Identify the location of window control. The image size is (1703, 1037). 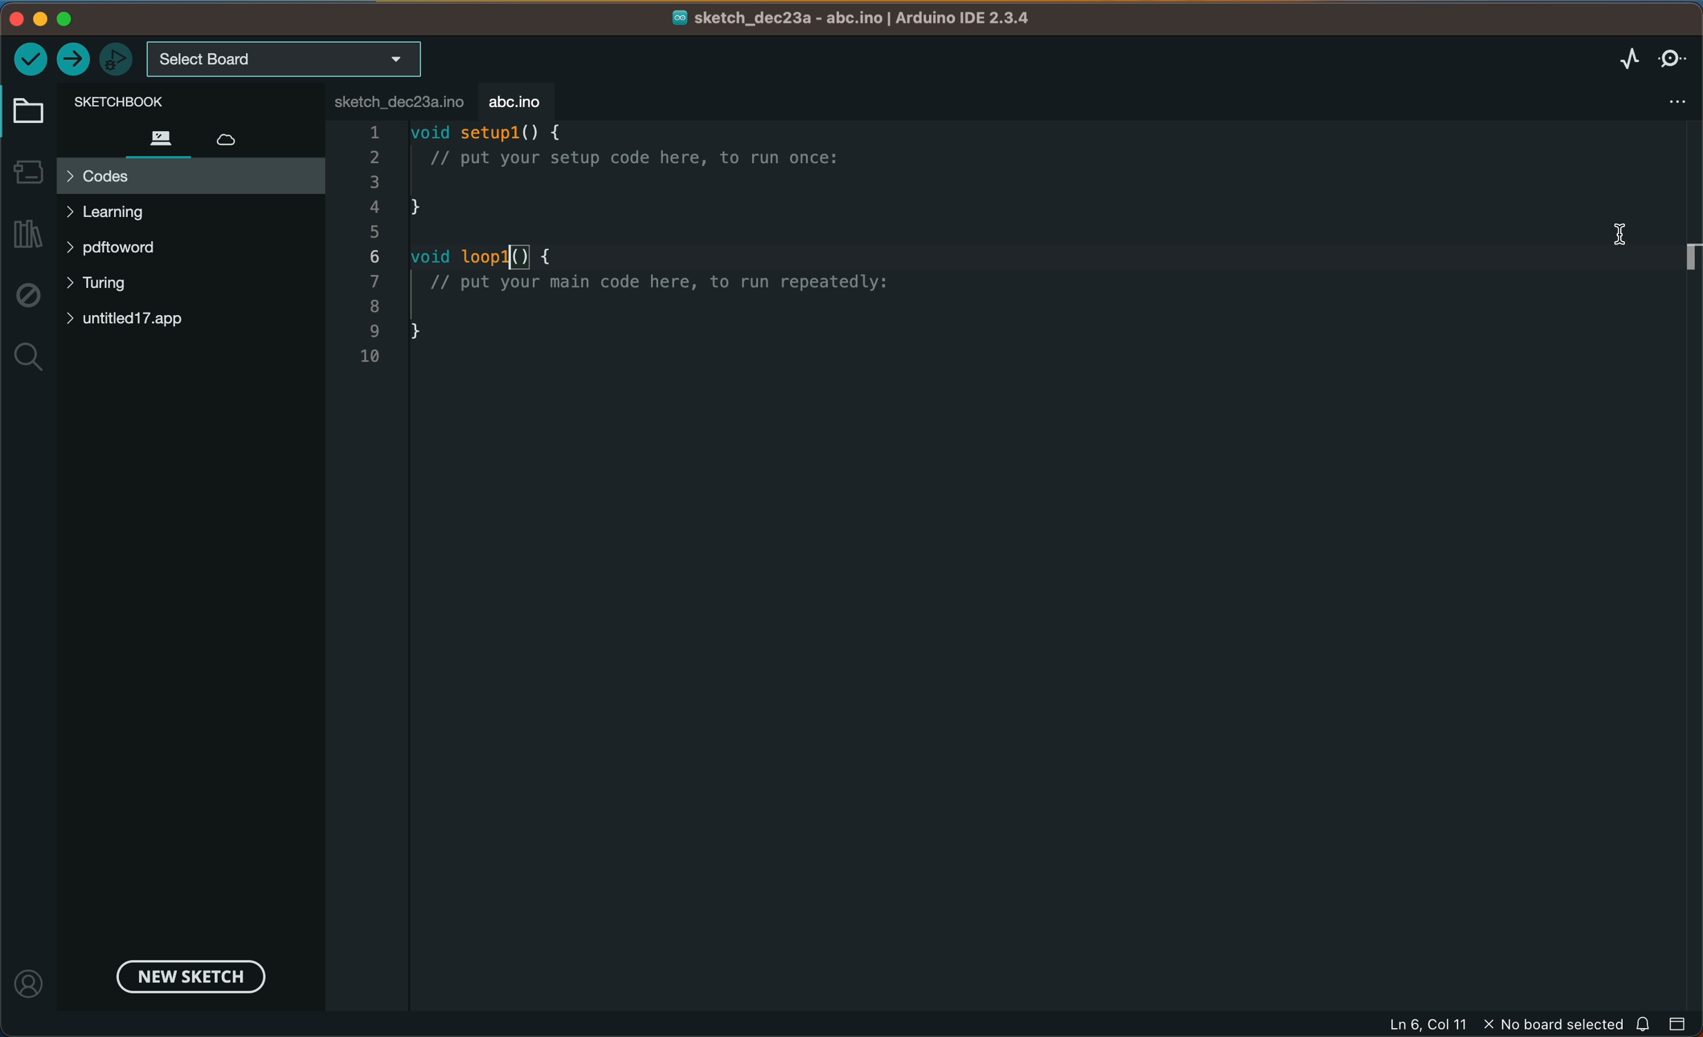
(63, 19).